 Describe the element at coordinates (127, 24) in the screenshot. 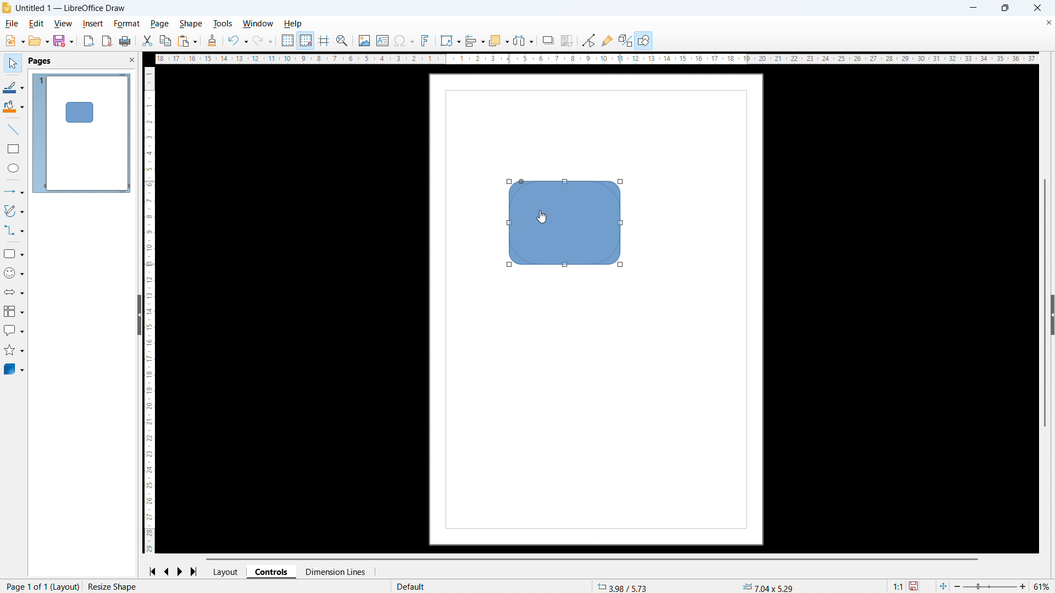

I see `Format ` at that location.